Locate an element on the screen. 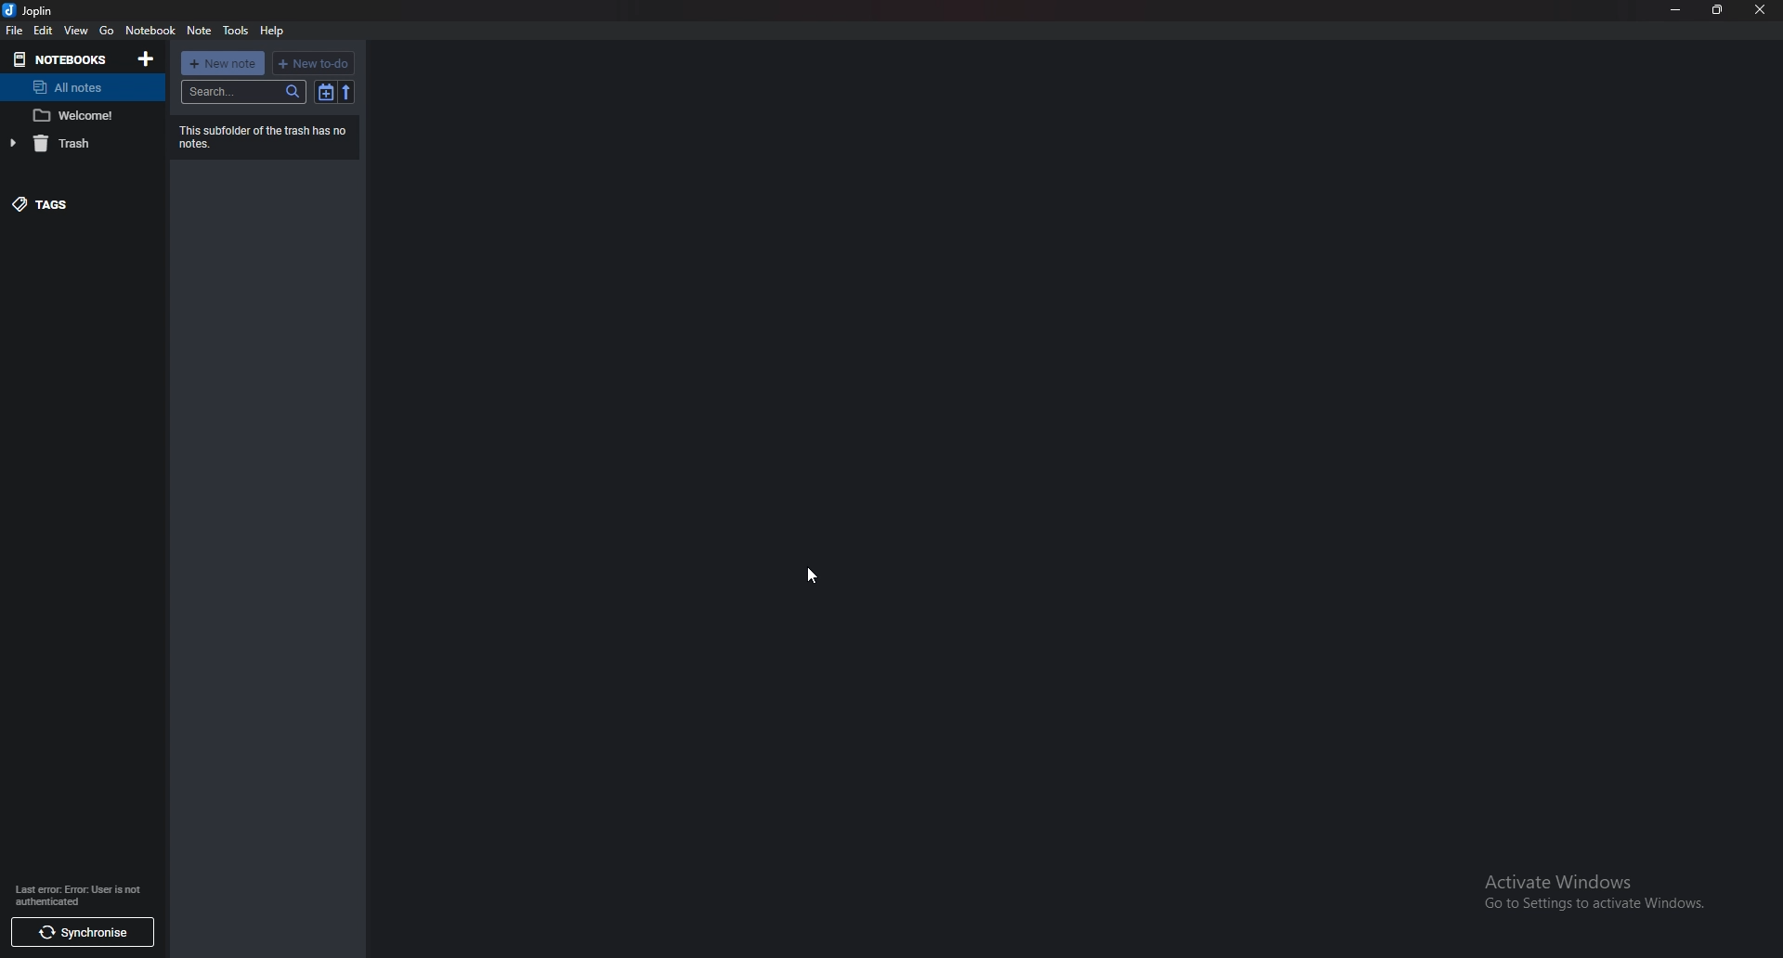  note is located at coordinates (80, 114).